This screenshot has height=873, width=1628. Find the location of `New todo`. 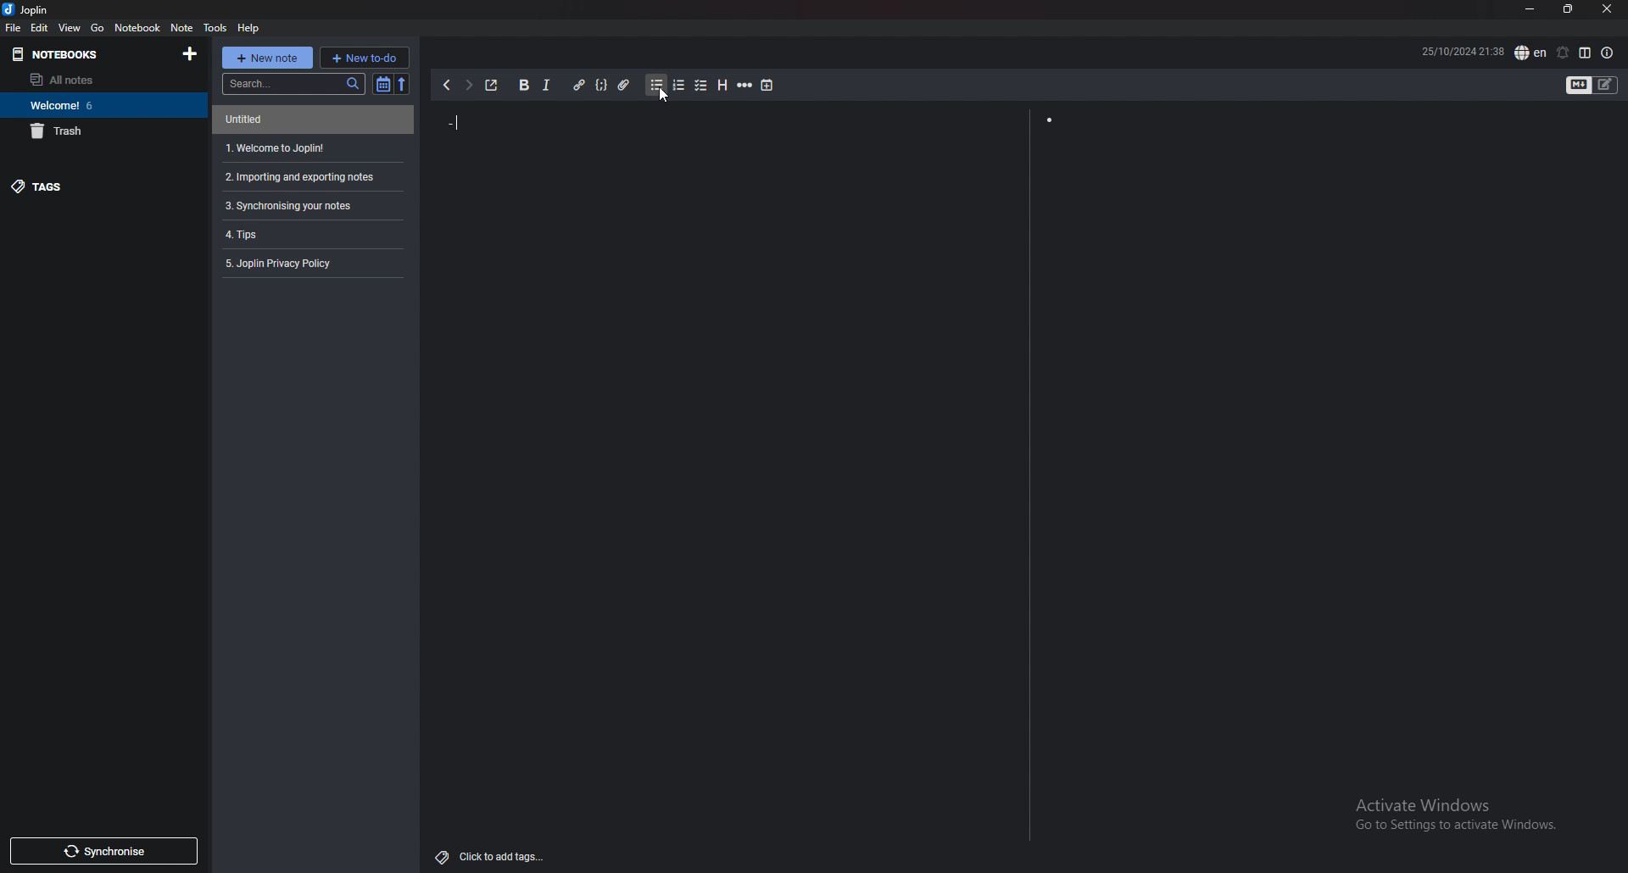

New todo is located at coordinates (365, 57).